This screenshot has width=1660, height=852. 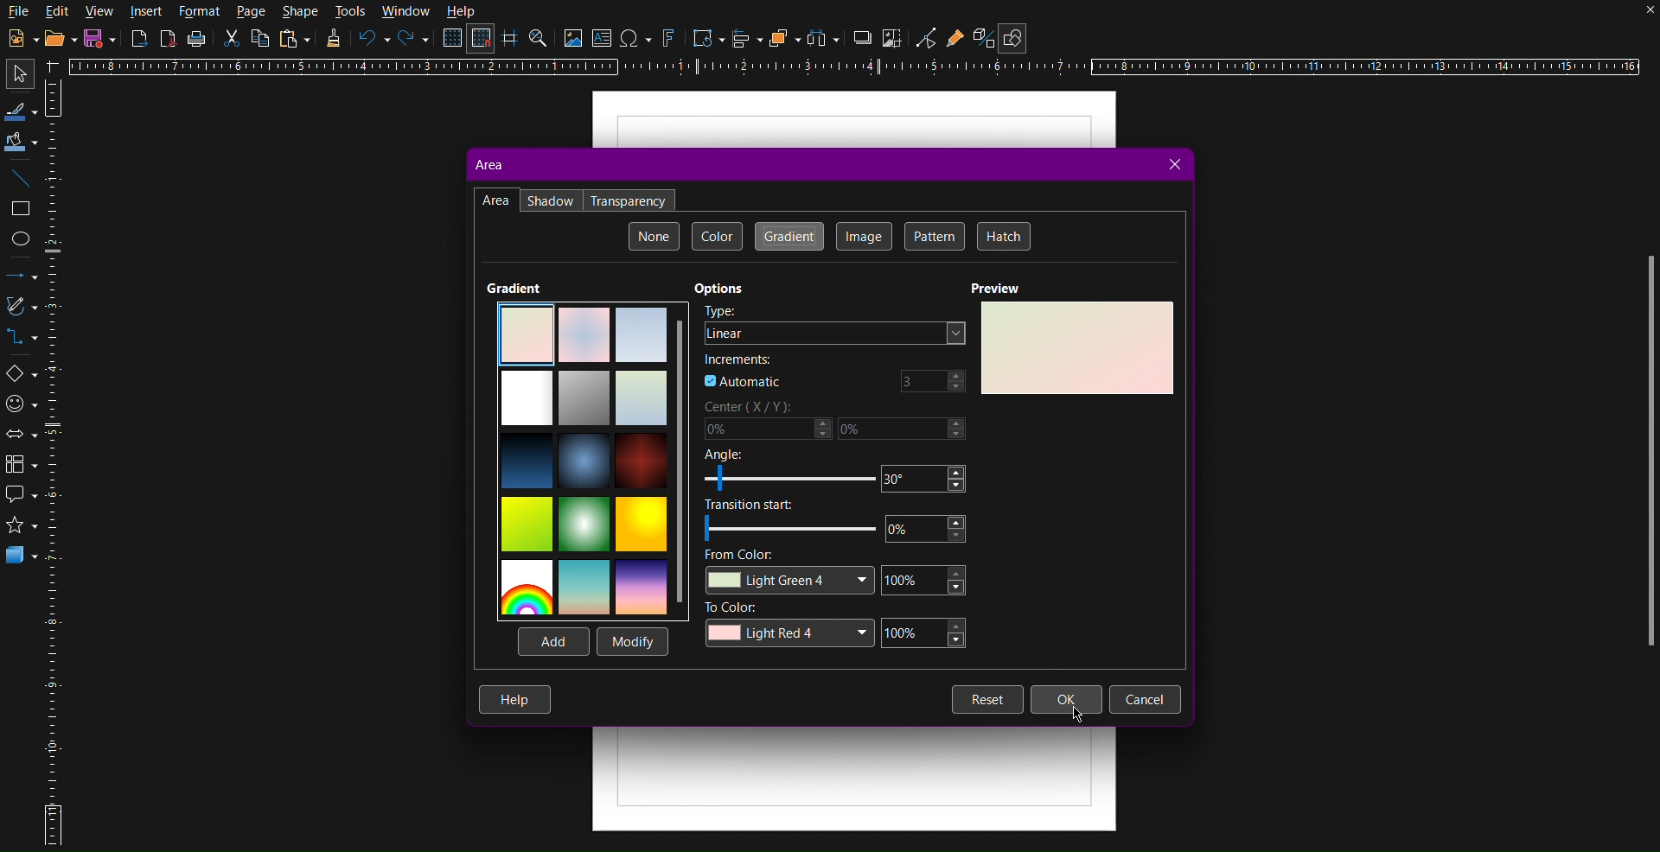 What do you see at coordinates (20, 499) in the screenshot?
I see `Callout Shapes` at bounding box center [20, 499].